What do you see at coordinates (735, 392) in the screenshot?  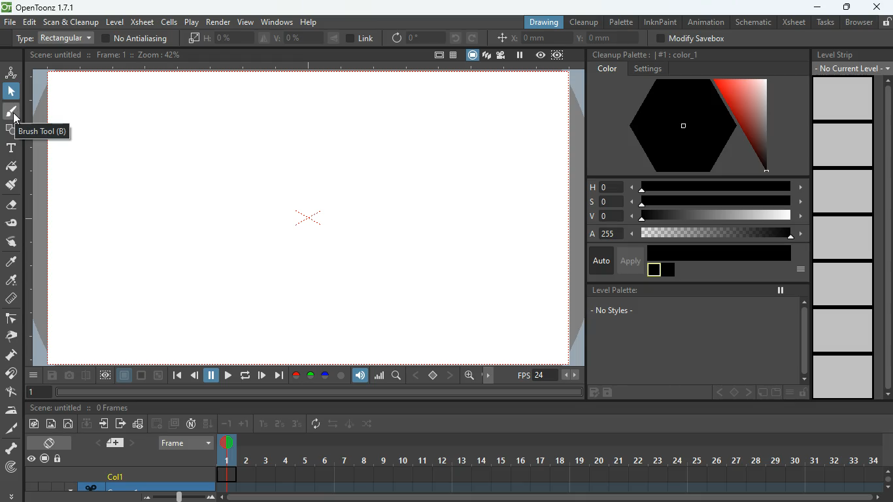 I see `middle` at bounding box center [735, 392].